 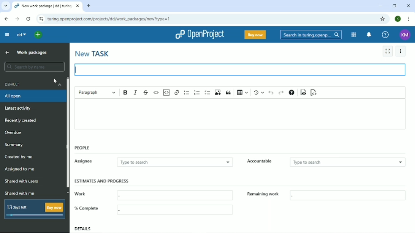 I want to click on Shared with users, so click(x=23, y=181).